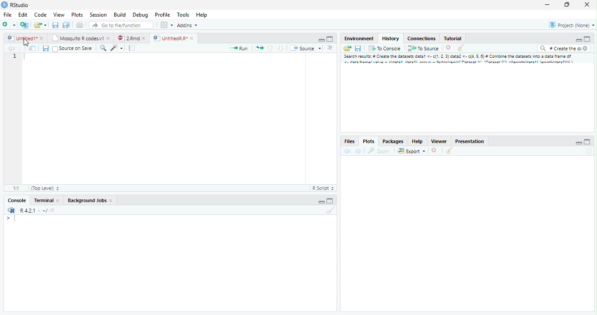  What do you see at coordinates (331, 201) in the screenshot?
I see `Maximize` at bounding box center [331, 201].